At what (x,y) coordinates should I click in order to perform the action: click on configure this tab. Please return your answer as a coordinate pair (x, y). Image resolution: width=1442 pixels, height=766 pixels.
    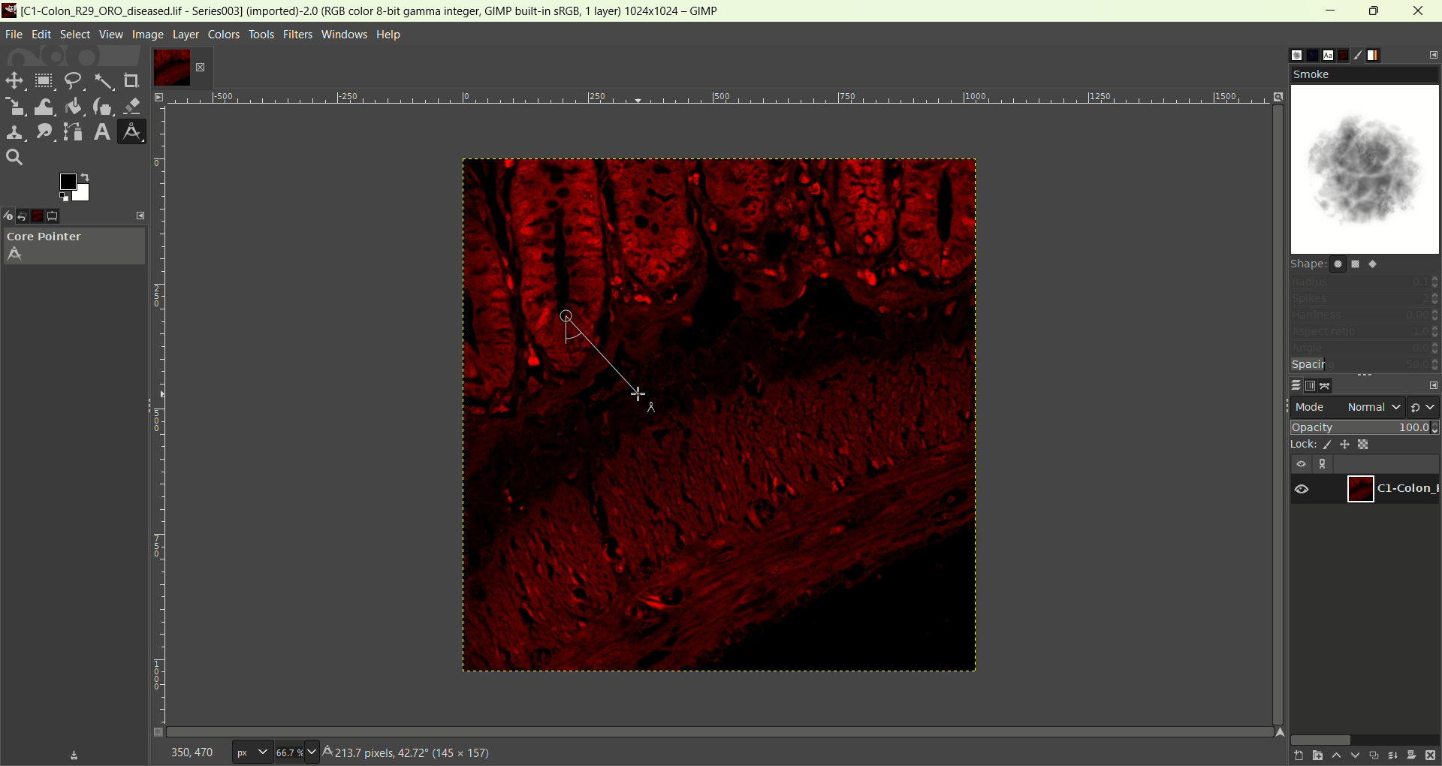
    Looking at the image, I should click on (1433, 386).